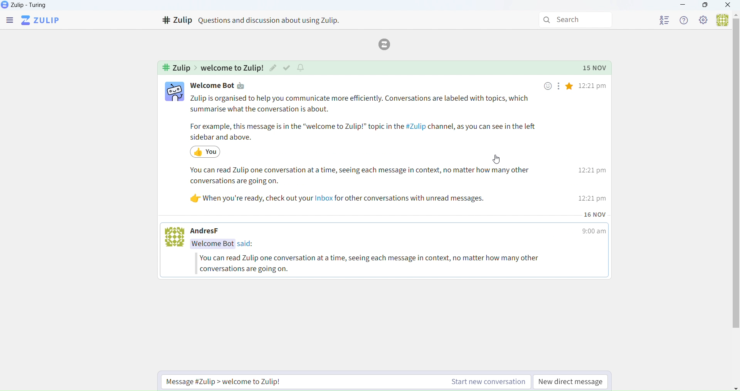 The width and height of the screenshot is (740, 391). What do you see at coordinates (720, 20) in the screenshot?
I see `User` at bounding box center [720, 20].